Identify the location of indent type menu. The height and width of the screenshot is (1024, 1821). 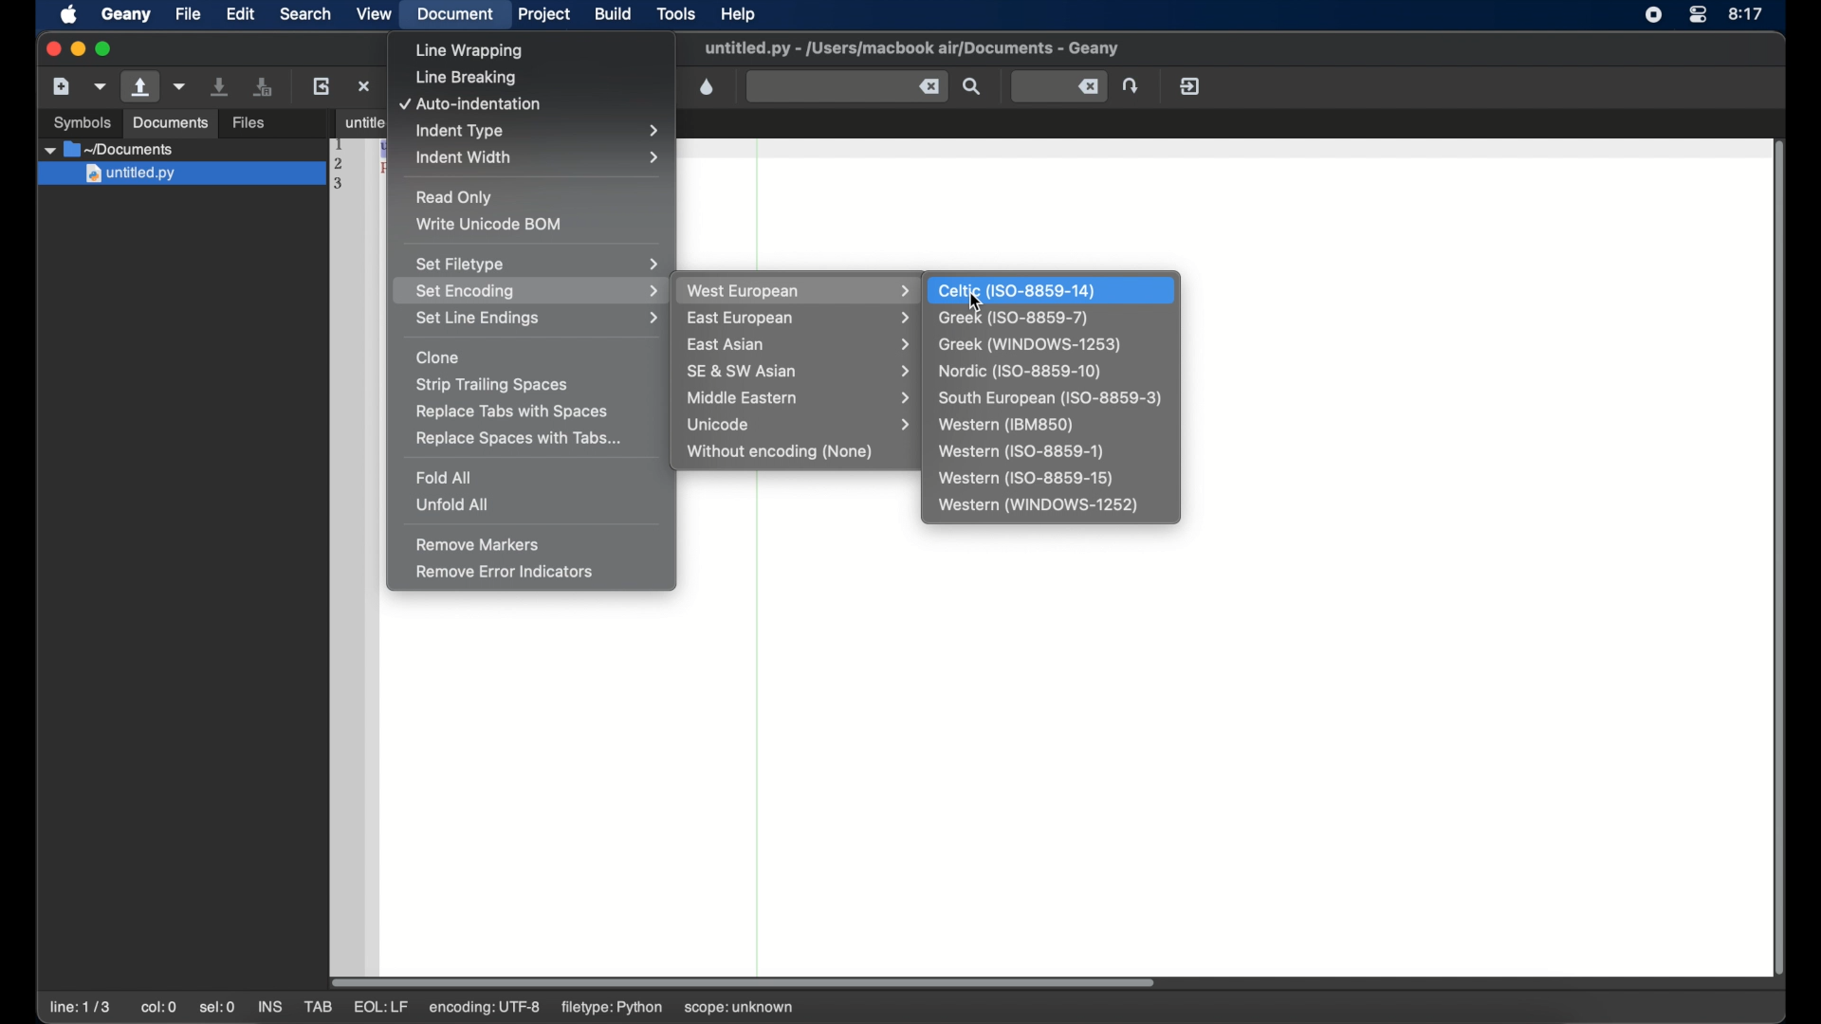
(542, 131).